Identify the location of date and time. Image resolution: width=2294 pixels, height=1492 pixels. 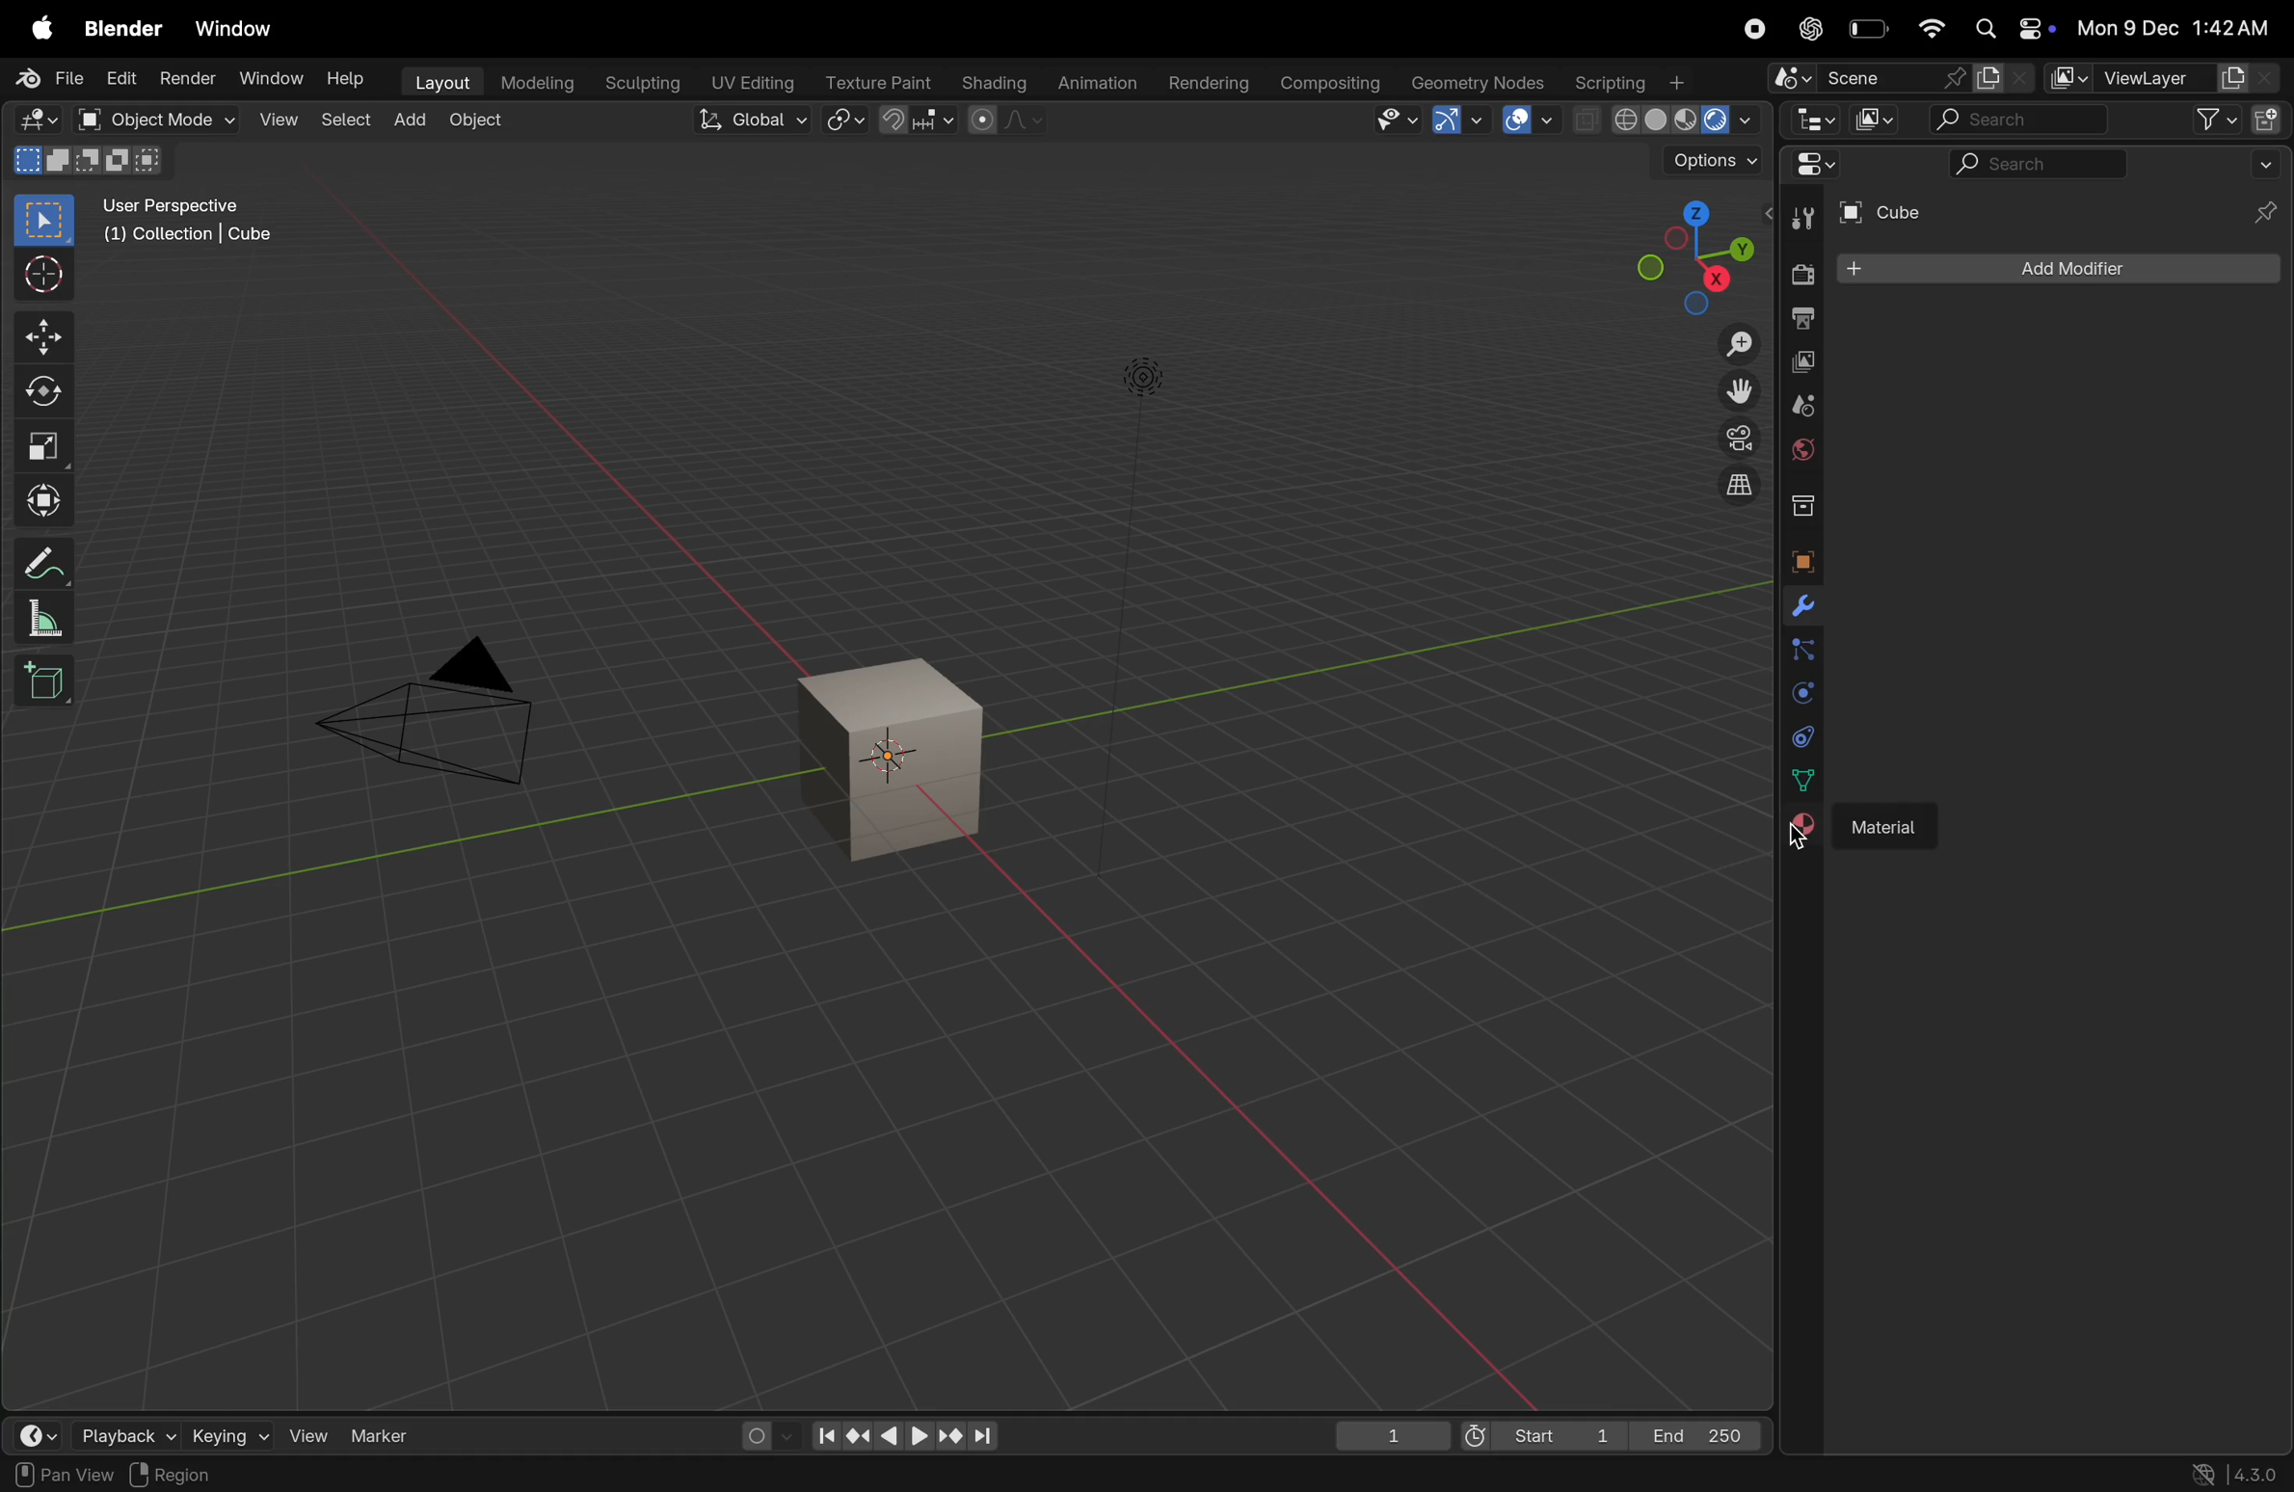
(2177, 27).